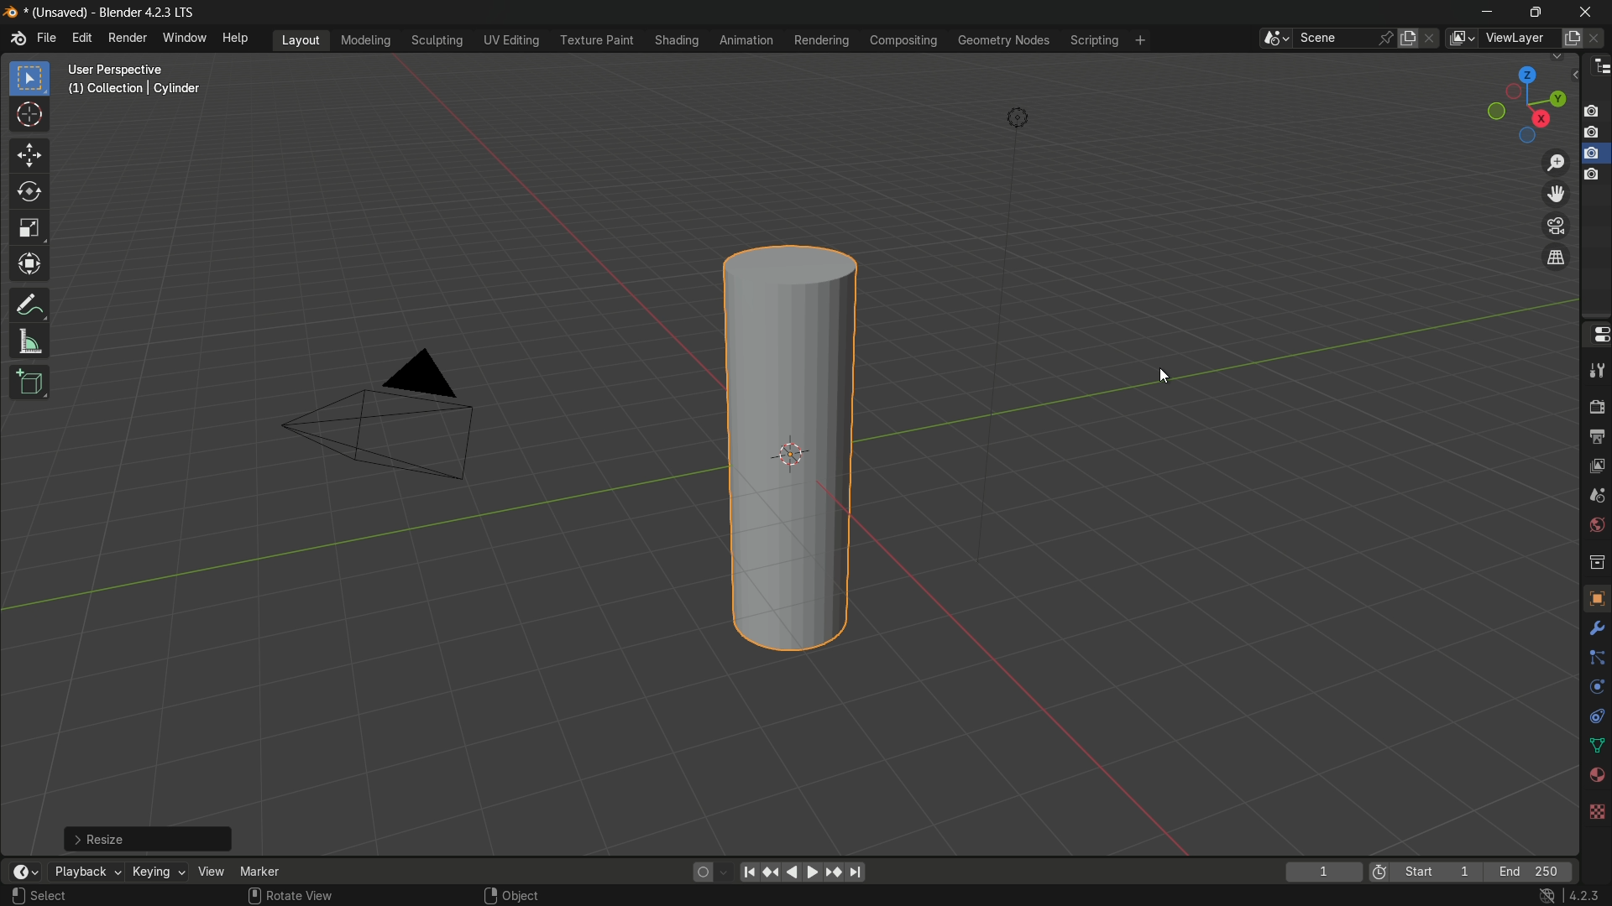 This screenshot has width=1612, height=906. Describe the element at coordinates (1322, 872) in the screenshot. I see `1` at that location.